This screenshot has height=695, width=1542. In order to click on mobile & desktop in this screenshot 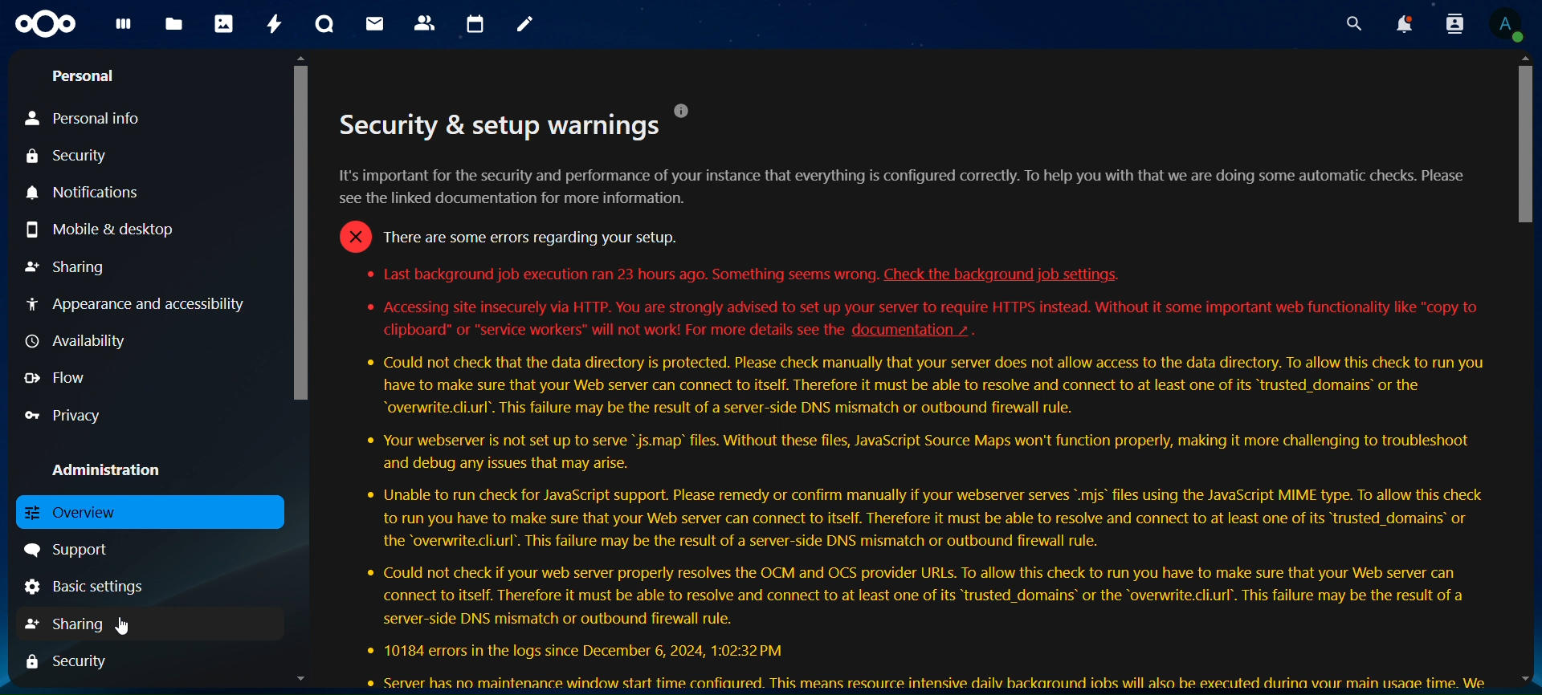, I will do `click(101, 231)`.